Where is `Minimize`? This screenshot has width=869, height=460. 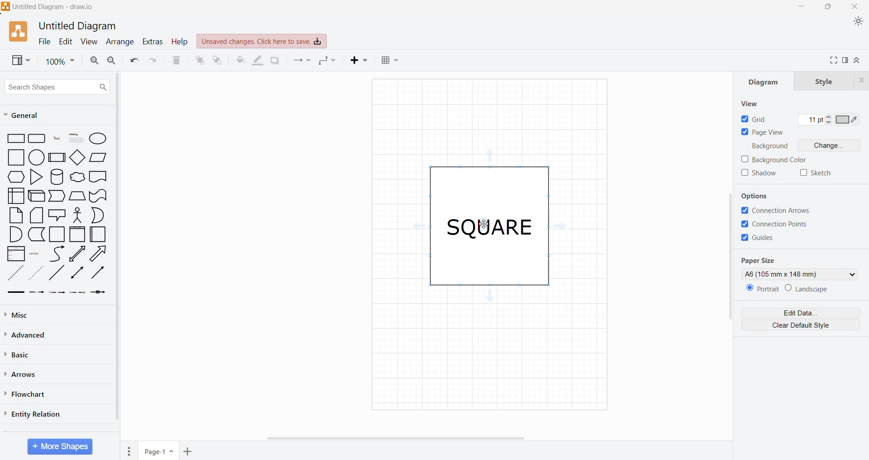
Minimize is located at coordinates (802, 6).